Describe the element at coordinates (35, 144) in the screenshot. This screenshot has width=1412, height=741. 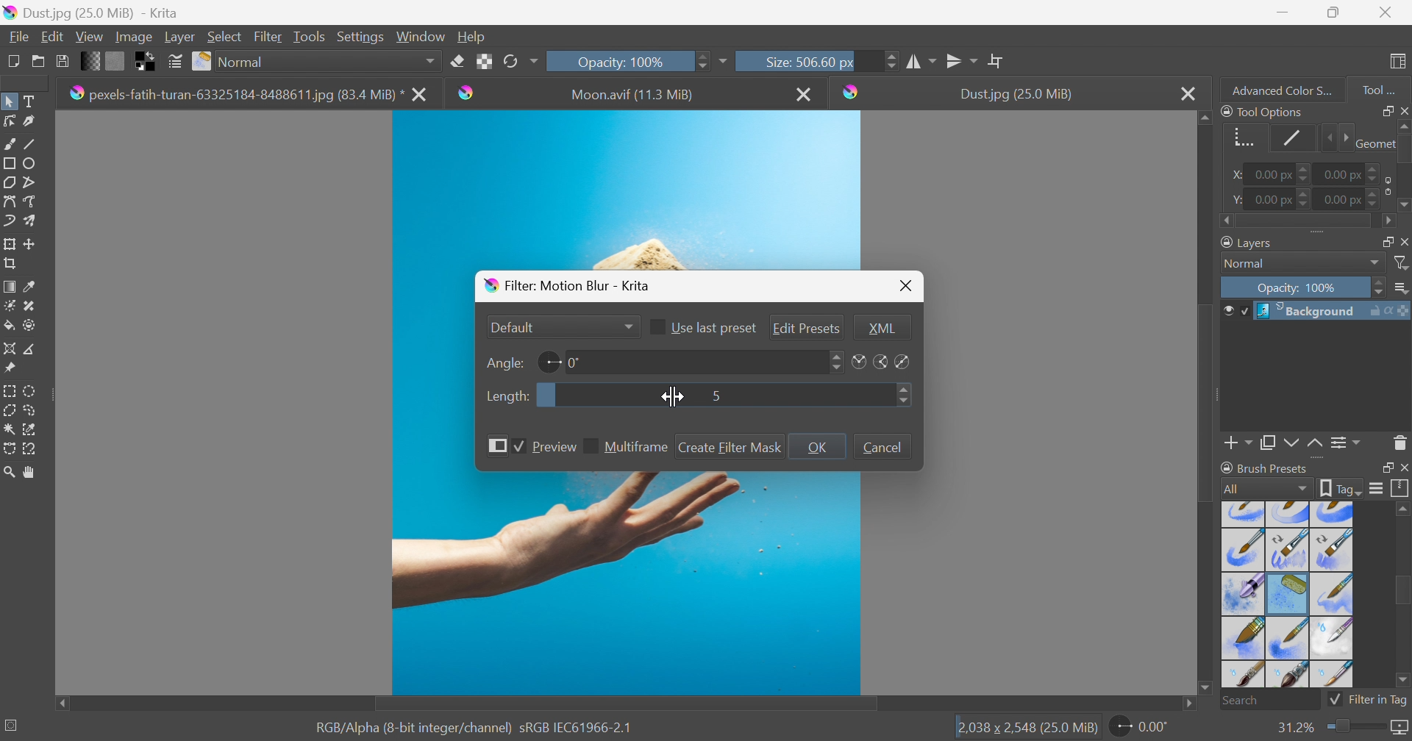
I see `Line tool` at that location.